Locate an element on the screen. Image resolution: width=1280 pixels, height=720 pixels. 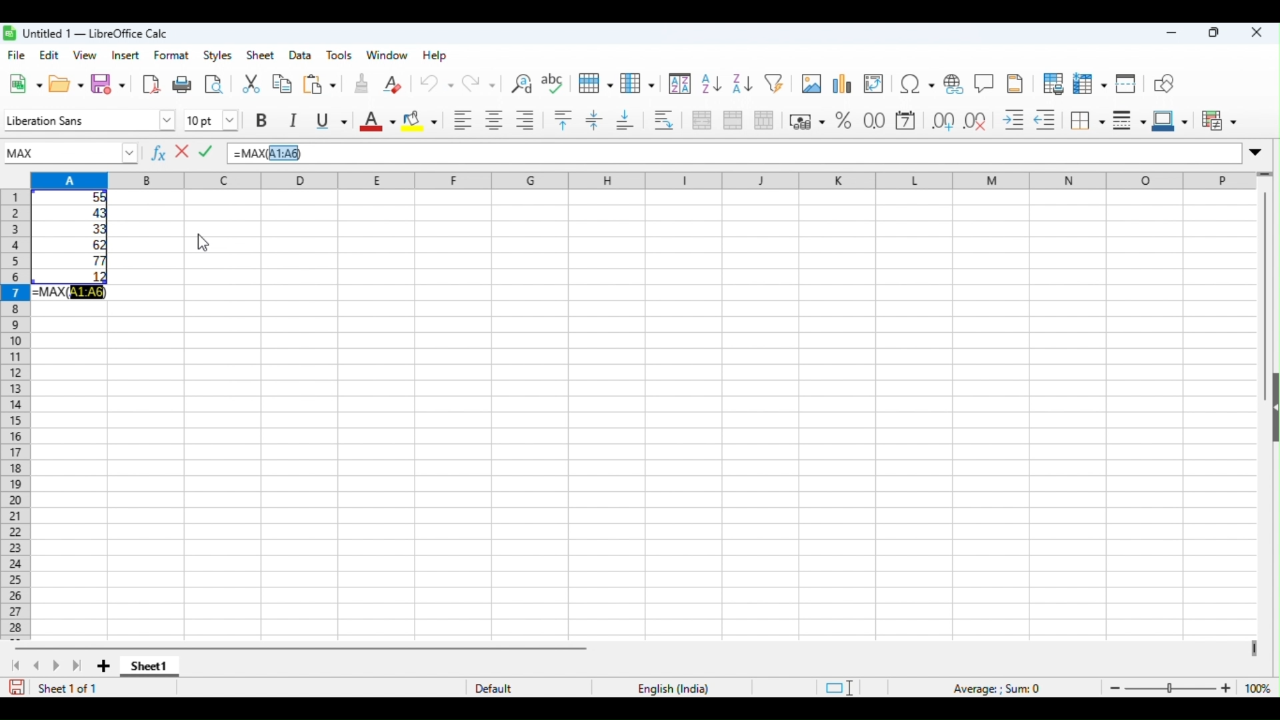
expand is located at coordinates (1259, 152).